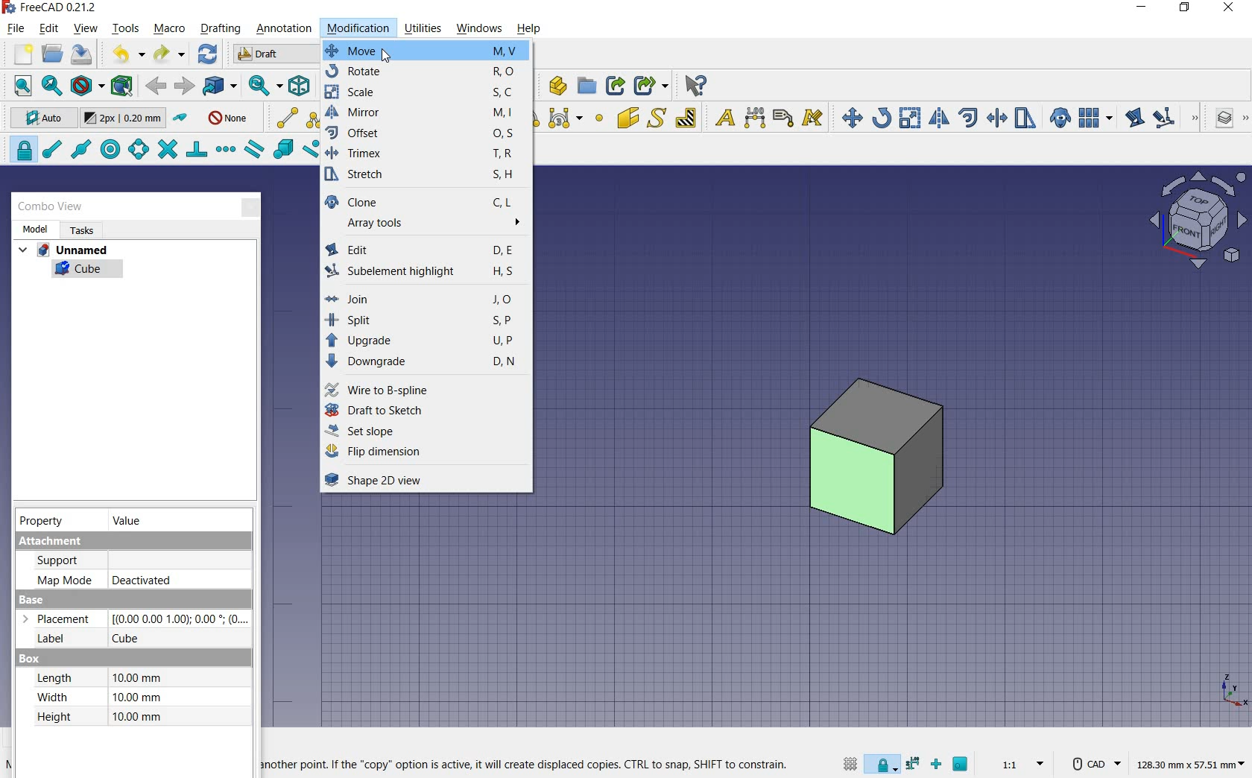 The height and width of the screenshot is (778, 1252). What do you see at coordinates (98, 677) in the screenshot?
I see `Length: 10.00 mm` at bounding box center [98, 677].